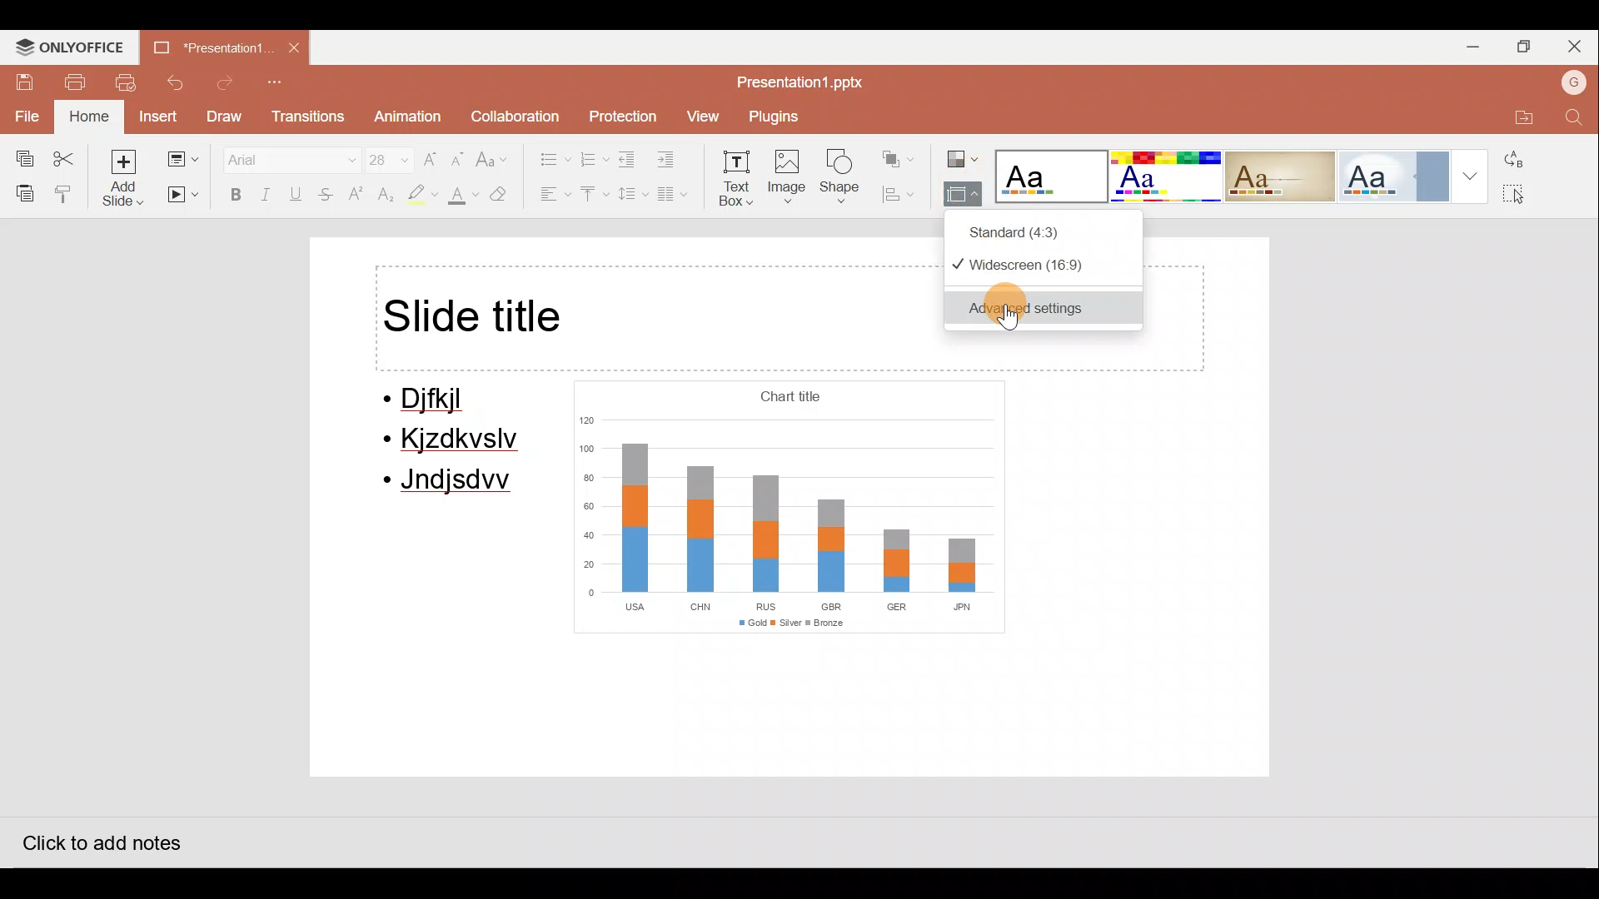  Describe the element at coordinates (183, 196) in the screenshot. I see `Start slideshow` at that location.